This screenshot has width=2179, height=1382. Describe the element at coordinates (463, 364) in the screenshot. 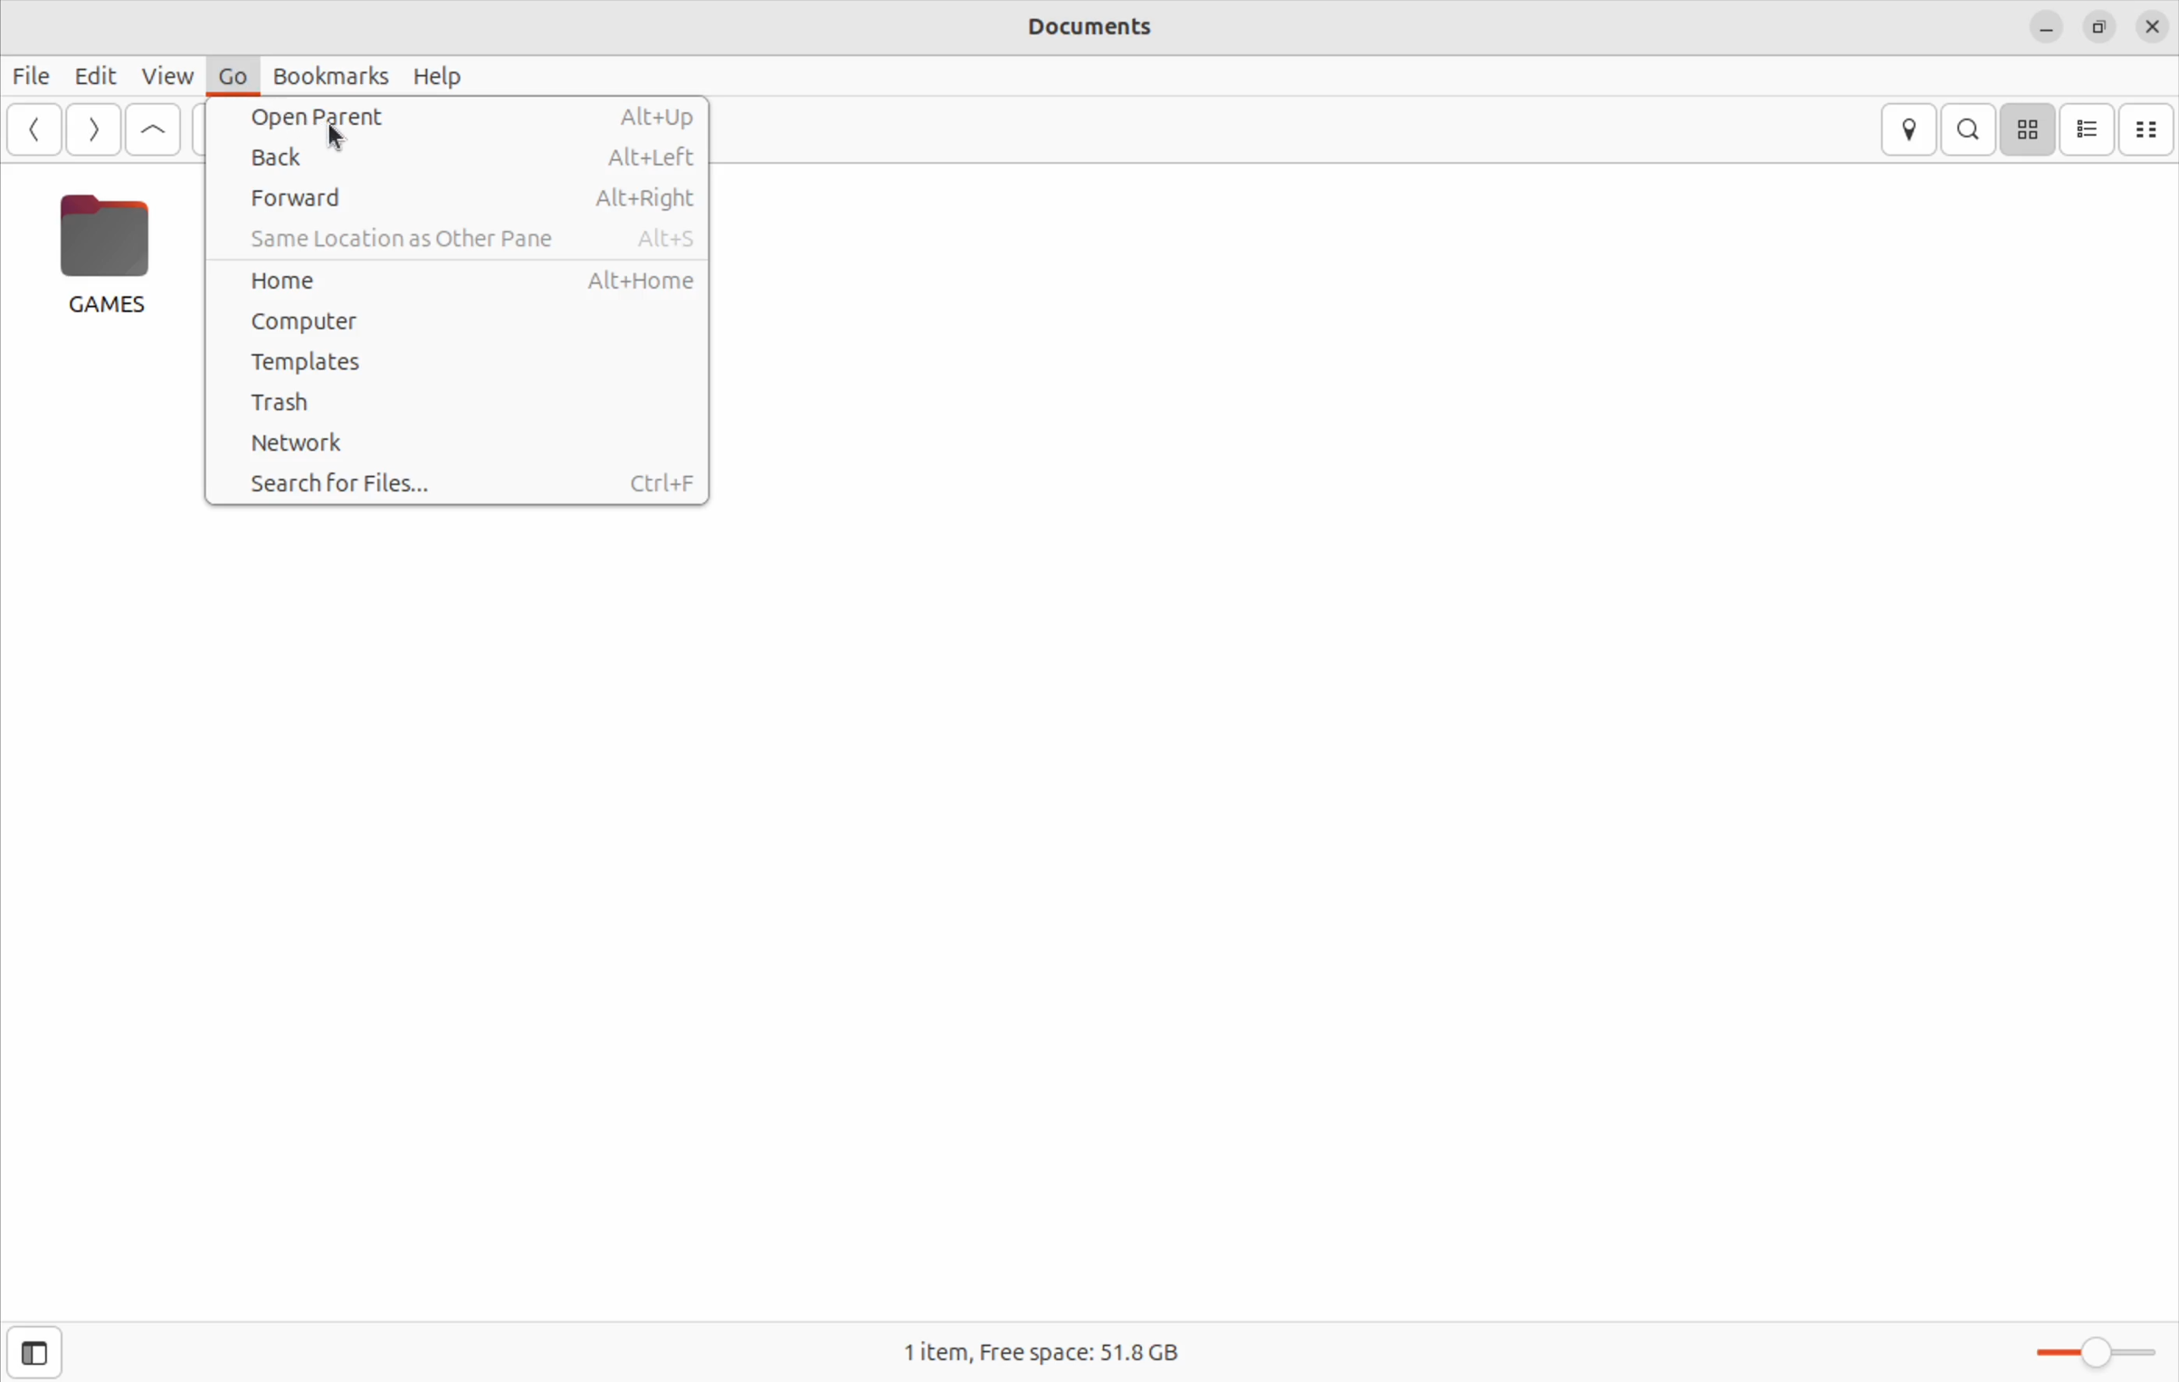

I see `templates` at that location.